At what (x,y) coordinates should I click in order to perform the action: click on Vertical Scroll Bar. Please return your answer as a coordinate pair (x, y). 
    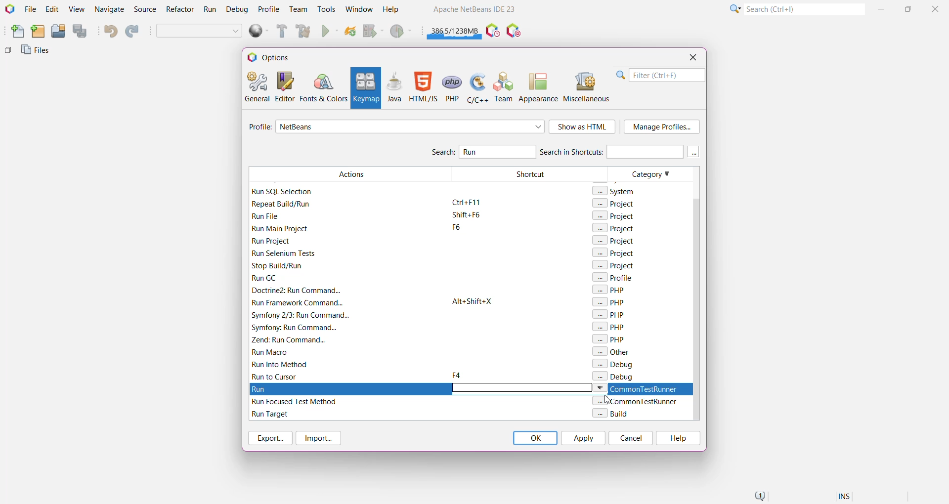
    Looking at the image, I should click on (694, 293).